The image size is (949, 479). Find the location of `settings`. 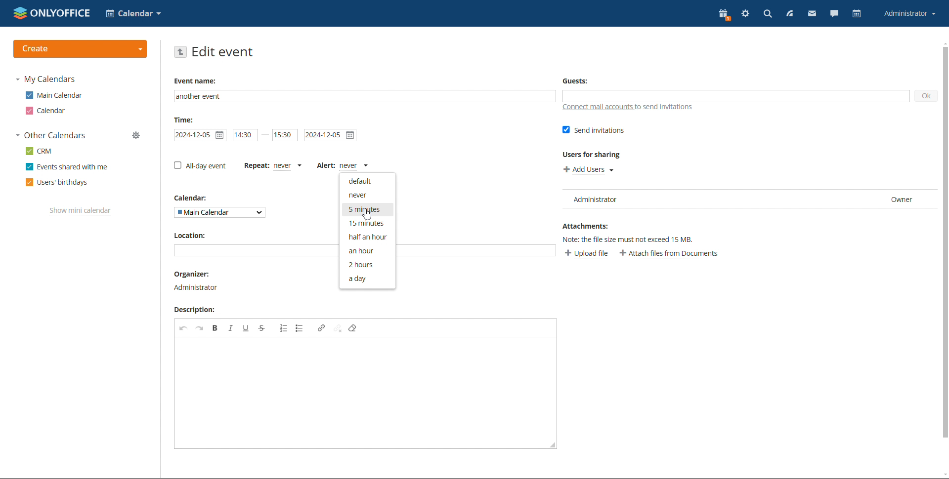

settings is located at coordinates (746, 14).